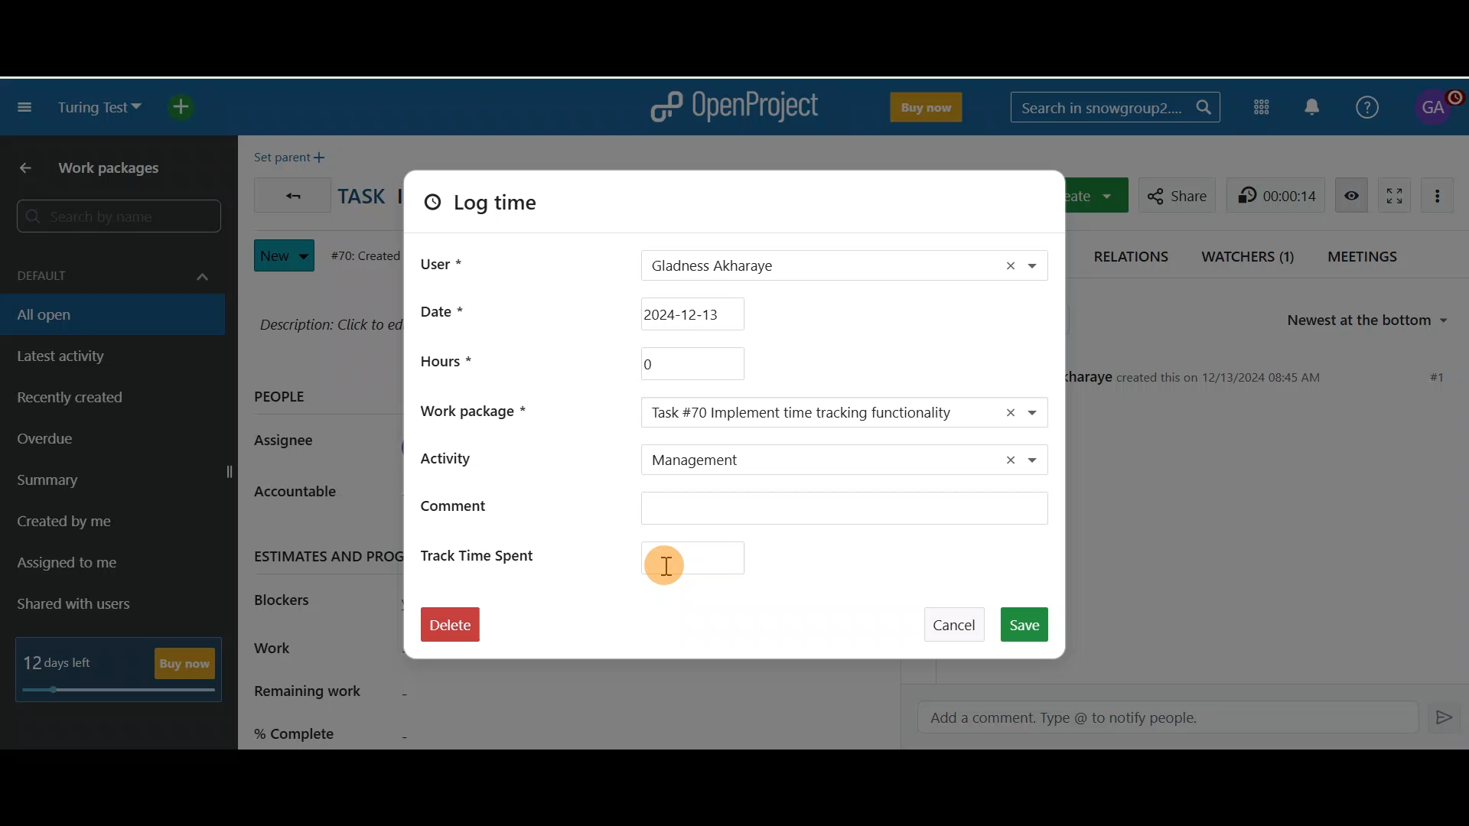 The image size is (1469, 826). Describe the element at coordinates (445, 360) in the screenshot. I see `Hours` at that location.